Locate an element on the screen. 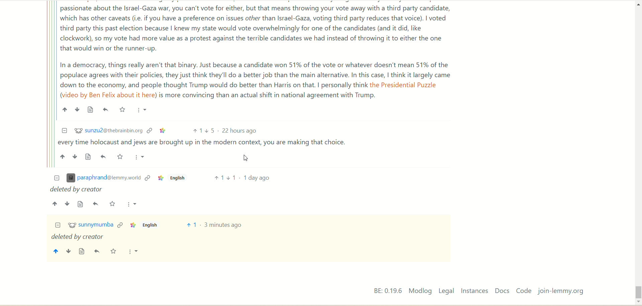  Collapse is located at coordinates (58, 225).